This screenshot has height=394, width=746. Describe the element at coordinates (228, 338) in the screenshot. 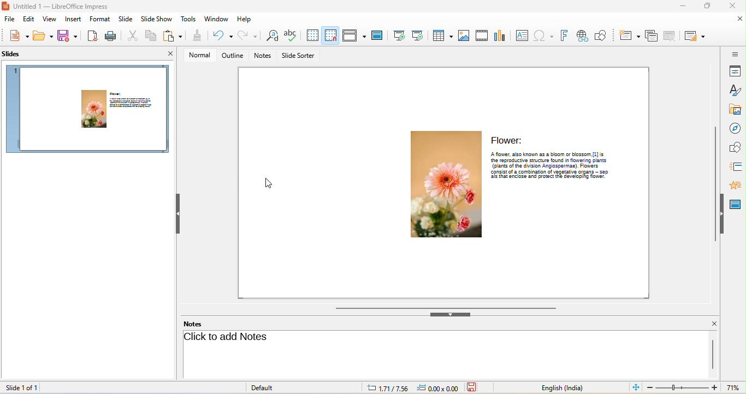

I see `click to add notes` at that location.